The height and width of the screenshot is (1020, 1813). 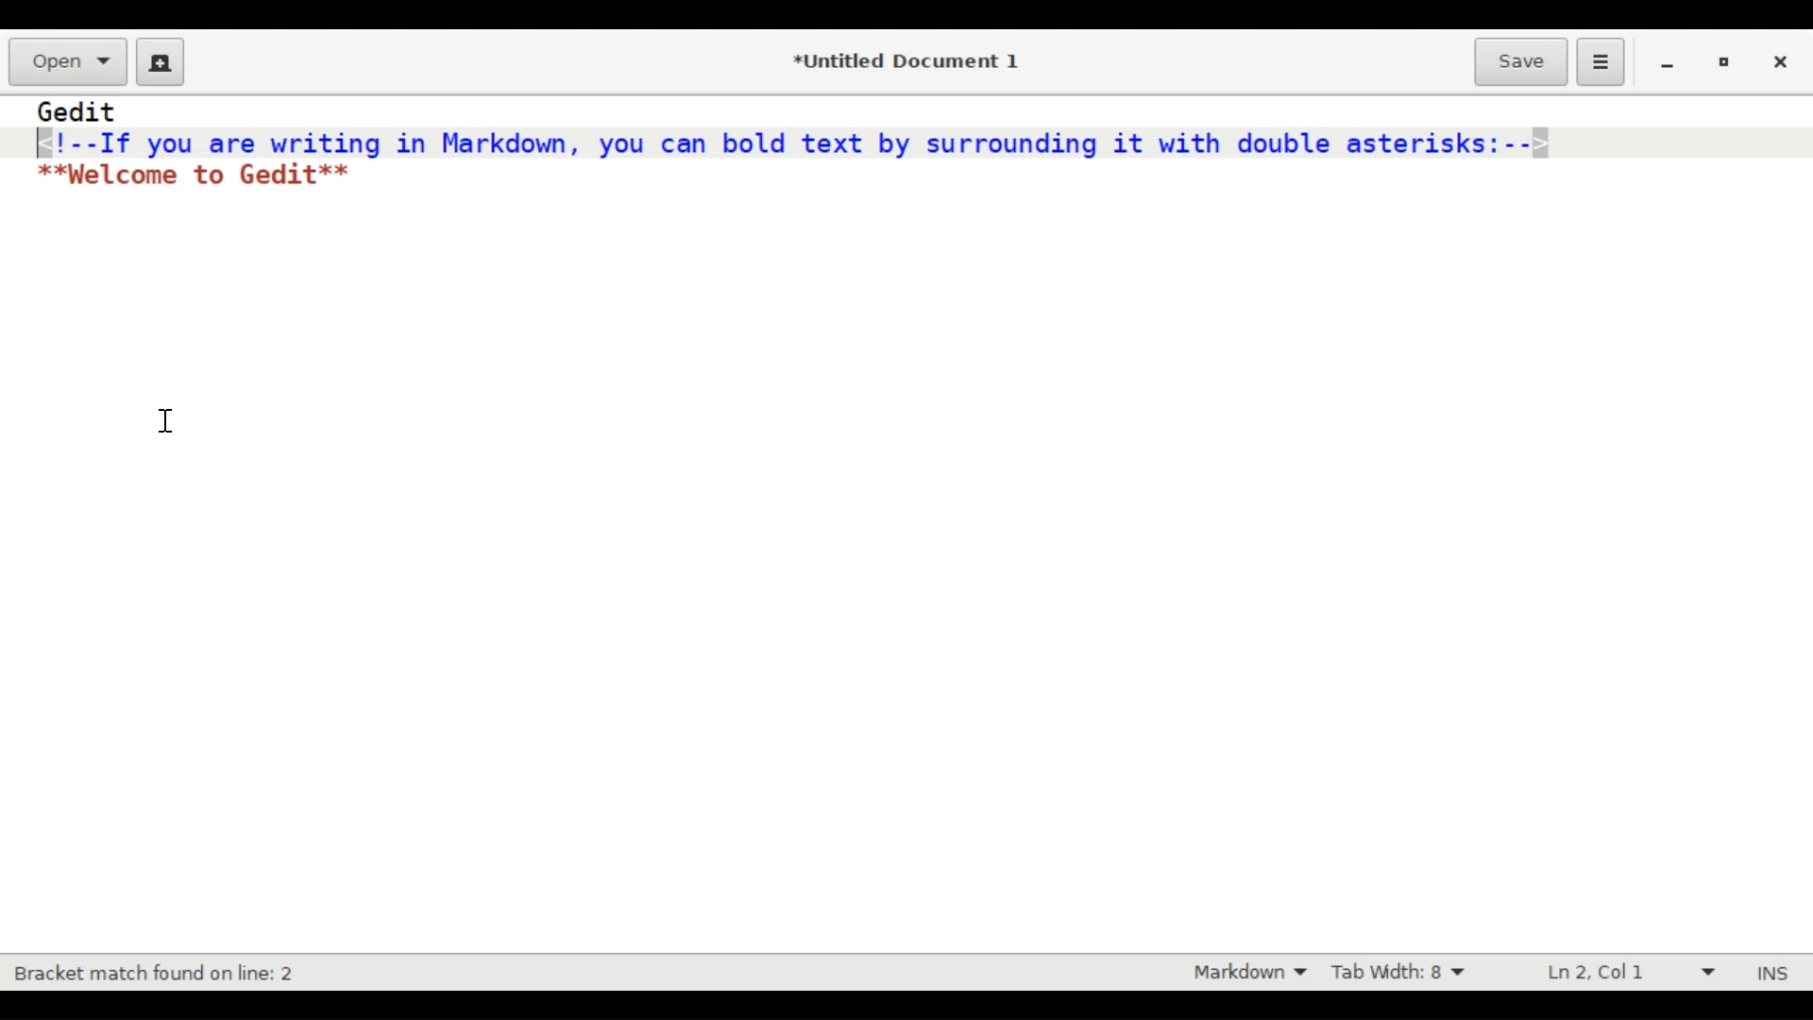 What do you see at coordinates (78, 111) in the screenshot?
I see `Gedit` at bounding box center [78, 111].